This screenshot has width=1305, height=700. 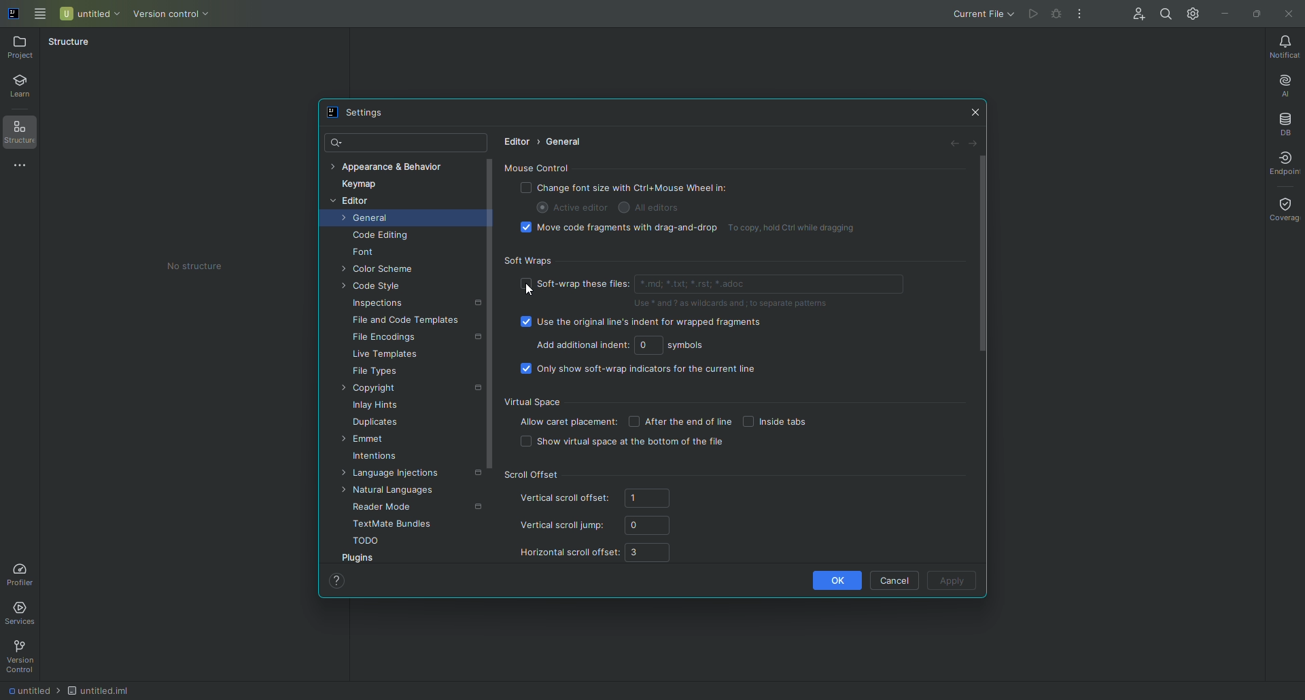 I want to click on Natural languages, so click(x=389, y=491).